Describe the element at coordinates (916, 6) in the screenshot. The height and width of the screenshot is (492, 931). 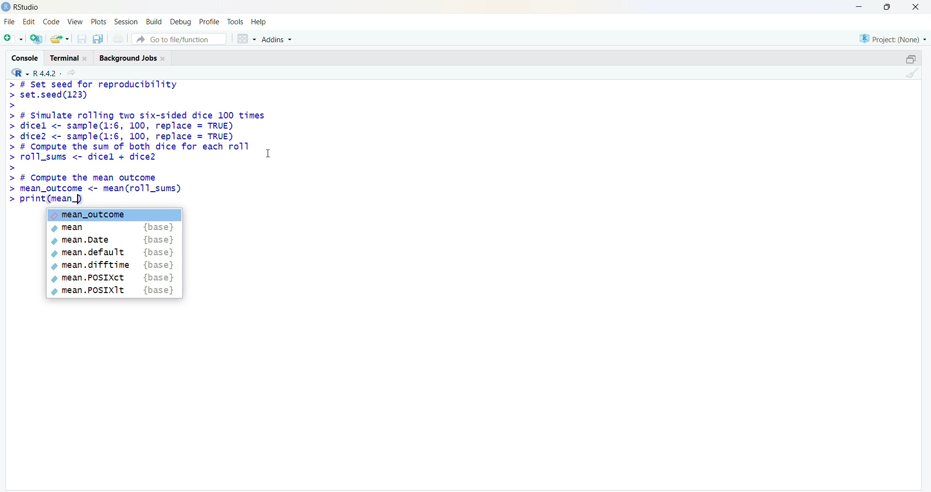
I see `close` at that location.